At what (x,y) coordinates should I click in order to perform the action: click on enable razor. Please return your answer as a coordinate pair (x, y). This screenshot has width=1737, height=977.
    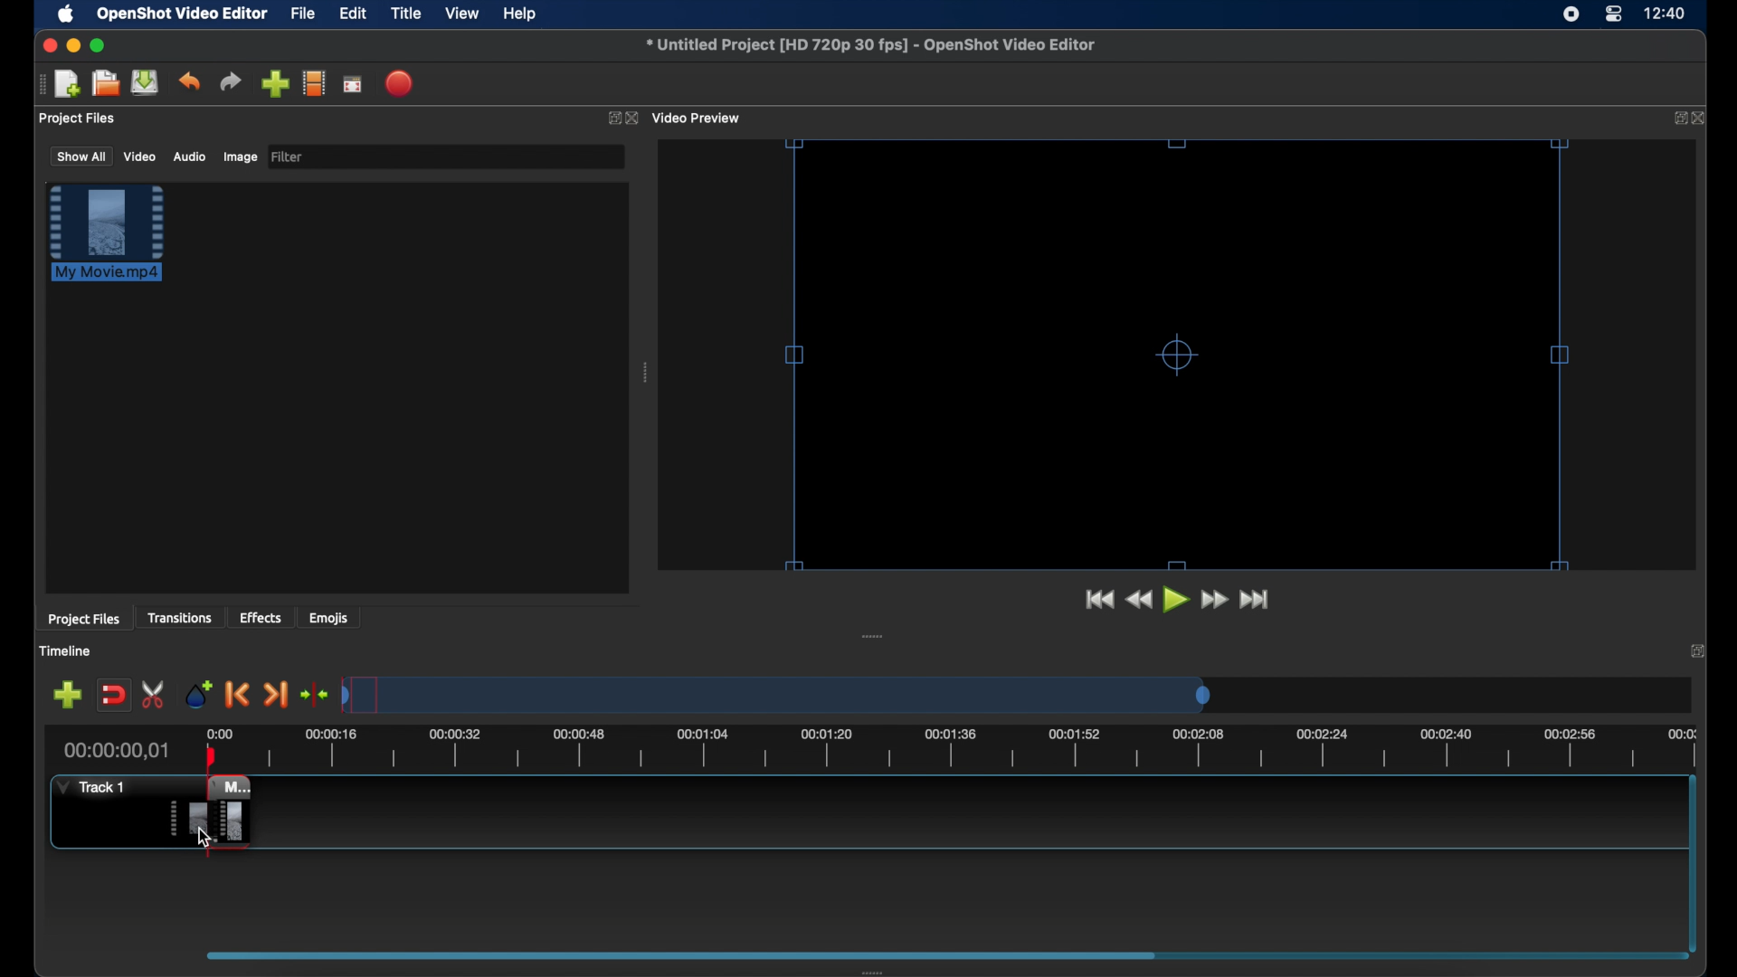
    Looking at the image, I should click on (155, 693).